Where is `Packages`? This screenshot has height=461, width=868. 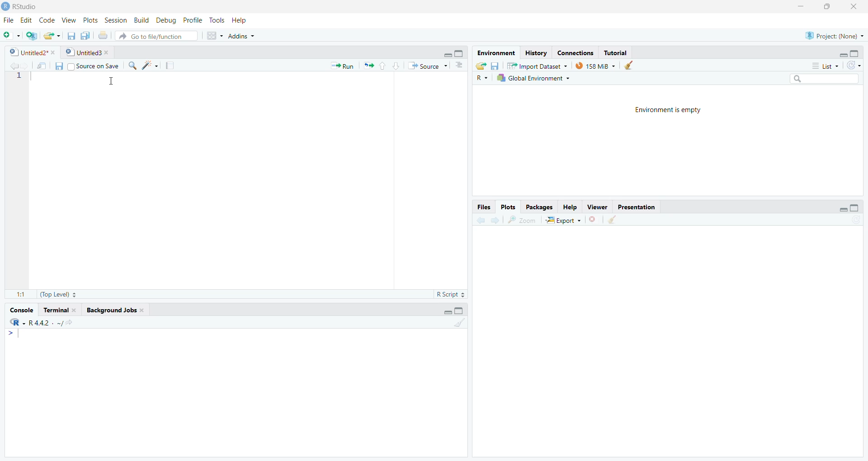 Packages is located at coordinates (538, 207).